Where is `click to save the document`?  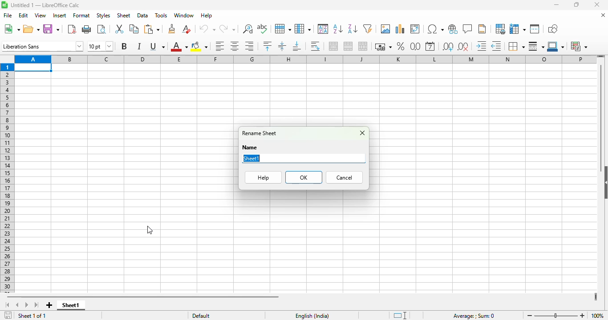
click to save the document is located at coordinates (8, 315).